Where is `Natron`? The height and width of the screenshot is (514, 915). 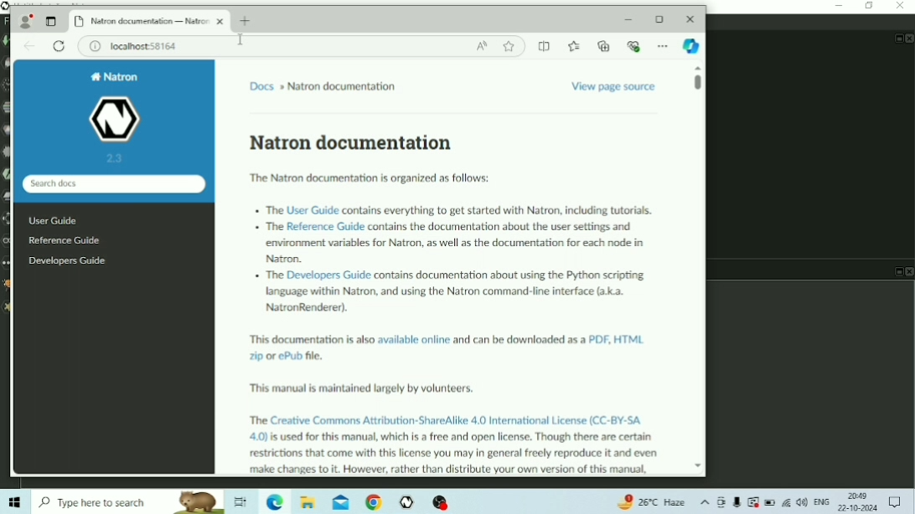
Natron is located at coordinates (116, 120).